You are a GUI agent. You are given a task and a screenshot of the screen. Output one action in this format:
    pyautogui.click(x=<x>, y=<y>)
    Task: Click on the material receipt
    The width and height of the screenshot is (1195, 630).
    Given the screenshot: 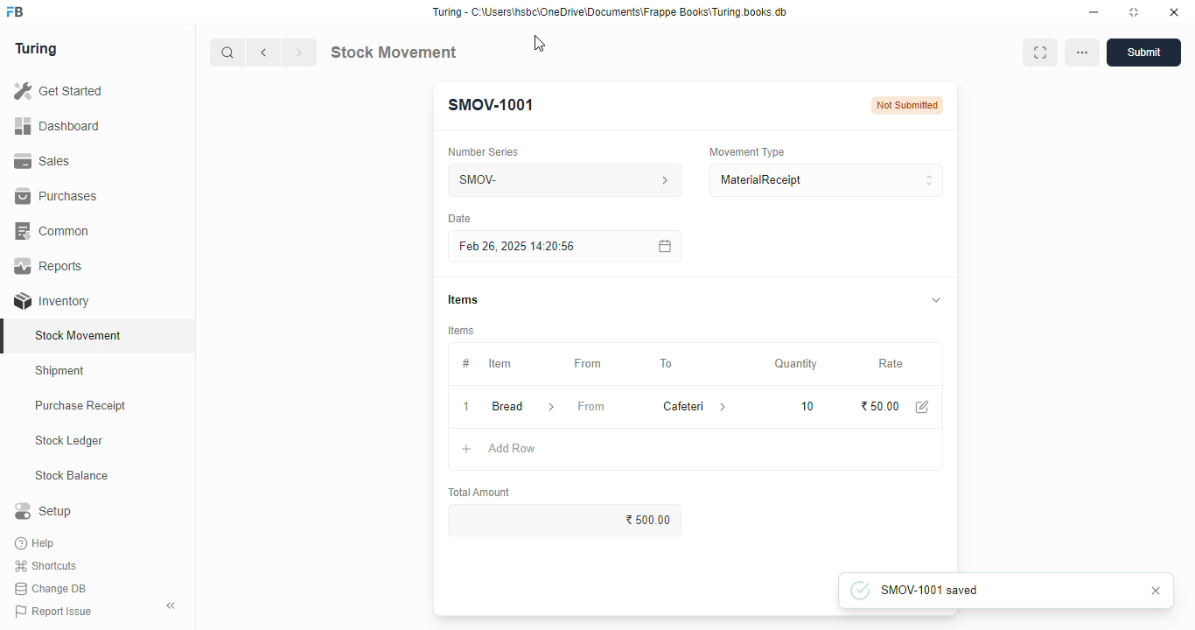 What is the action you would take?
    pyautogui.click(x=826, y=180)
    